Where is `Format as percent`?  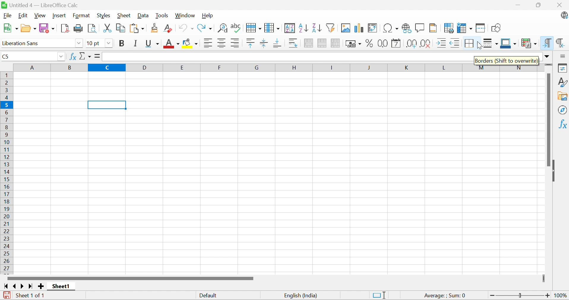
Format as percent is located at coordinates (369, 44).